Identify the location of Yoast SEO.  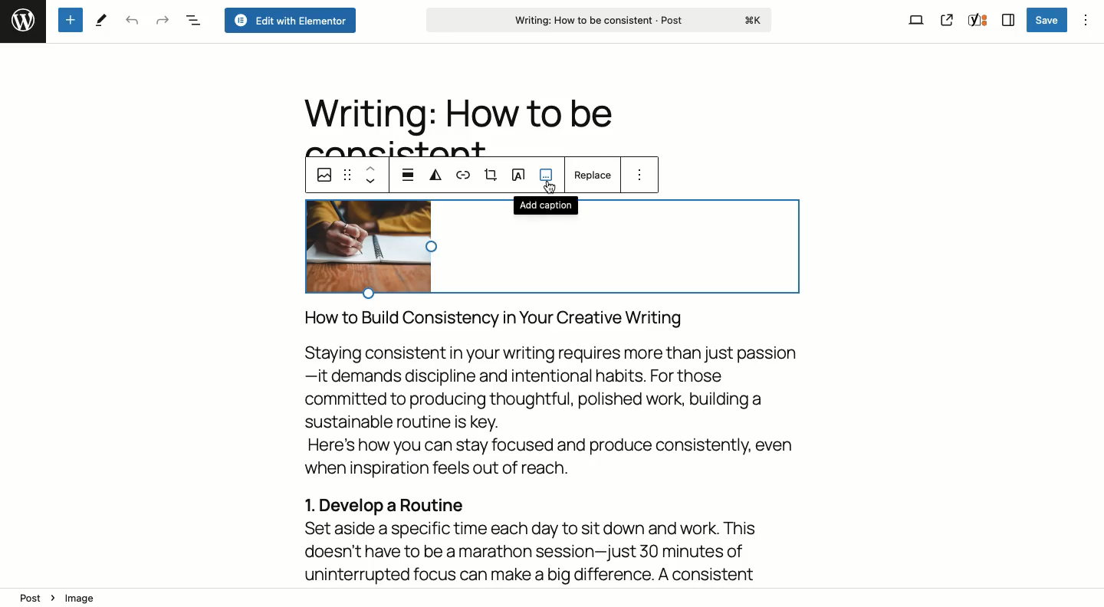
(977, 21).